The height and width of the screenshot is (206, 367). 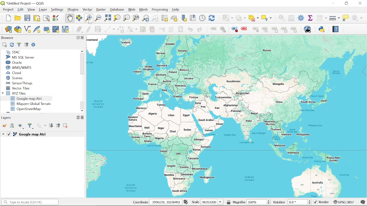 I want to click on Layer diagram options, so click(x=223, y=29).